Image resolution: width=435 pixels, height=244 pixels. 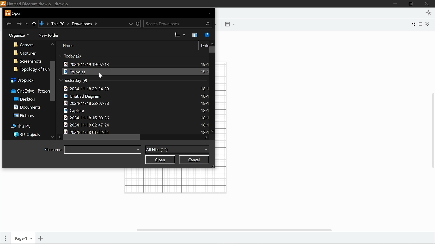 I want to click on Up to "This pc", so click(x=34, y=24).